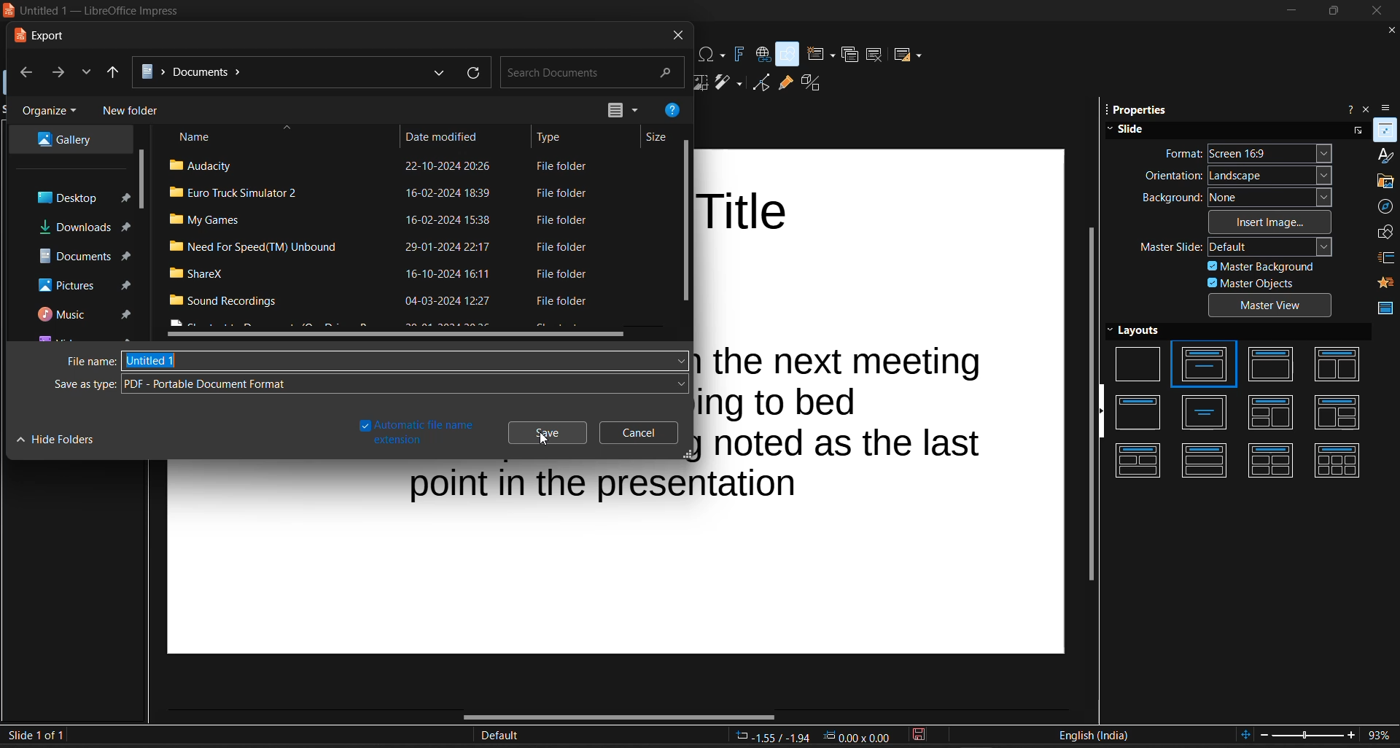 The width and height of the screenshot is (1400, 748). I want to click on ShareX, so click(195, 273).